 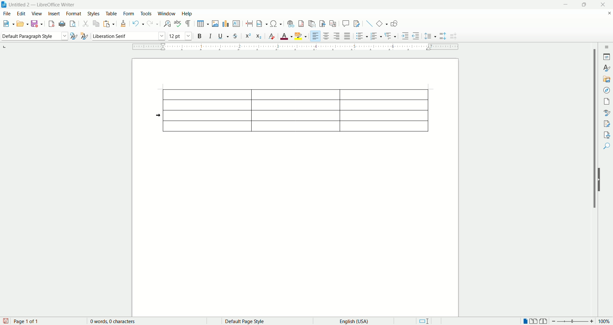 What do you see at coordinates (352, 321) in the screenshot?
I see `english (USA)` at bounding box center [352, 321].